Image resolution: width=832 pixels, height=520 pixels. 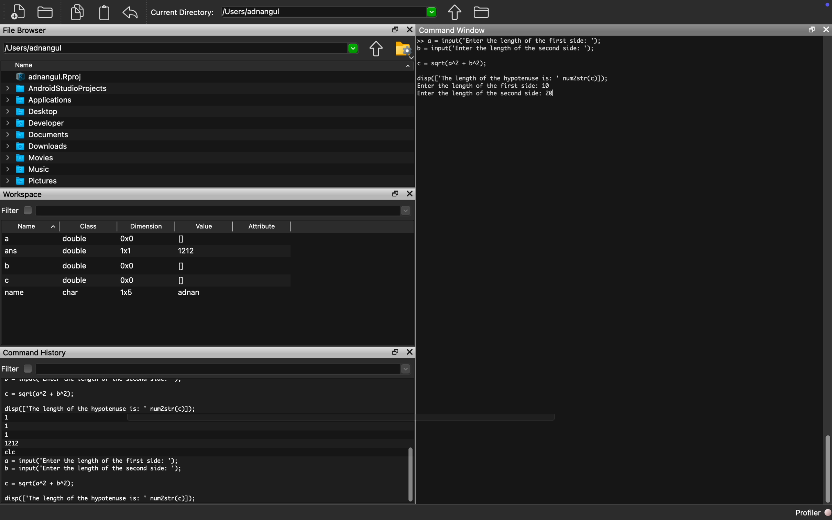 I want to click on File Browser, so click(x=26, y=31).